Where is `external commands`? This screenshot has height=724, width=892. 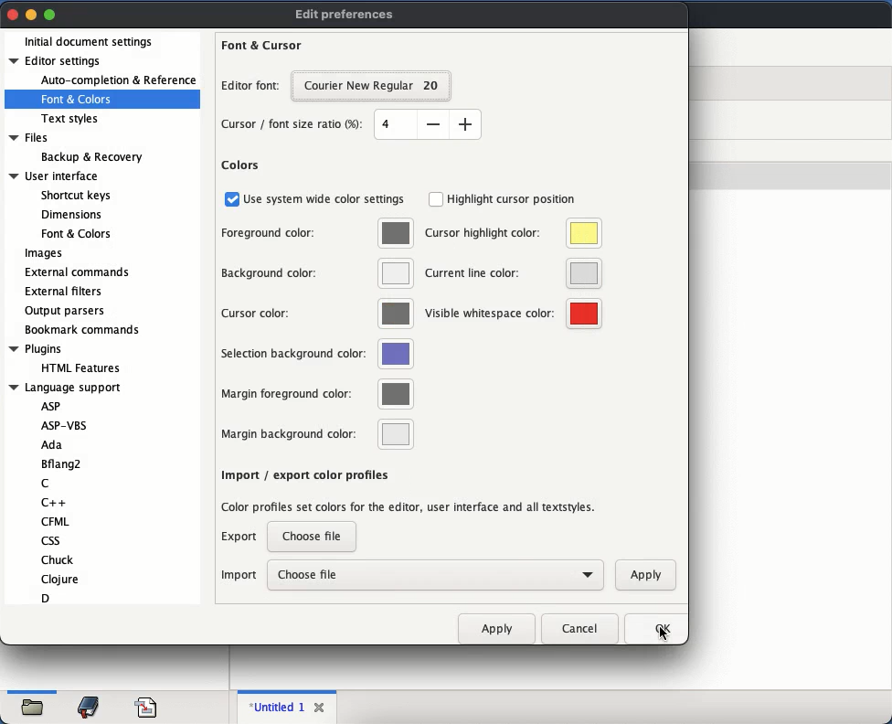 external commands is located at coordinates (80, 272).